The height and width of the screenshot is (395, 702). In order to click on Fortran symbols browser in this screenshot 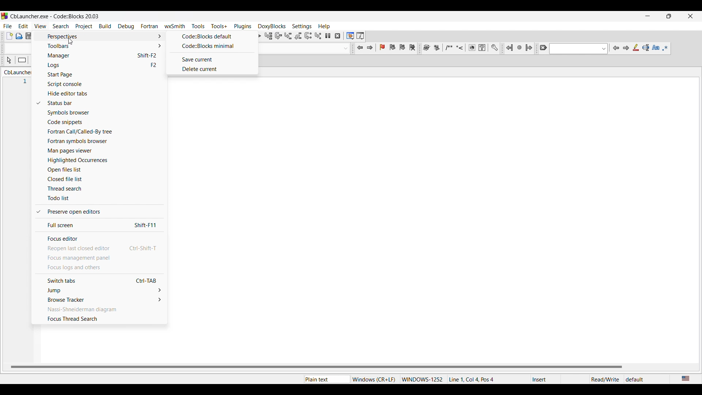, I will do `click(105, 142)`.